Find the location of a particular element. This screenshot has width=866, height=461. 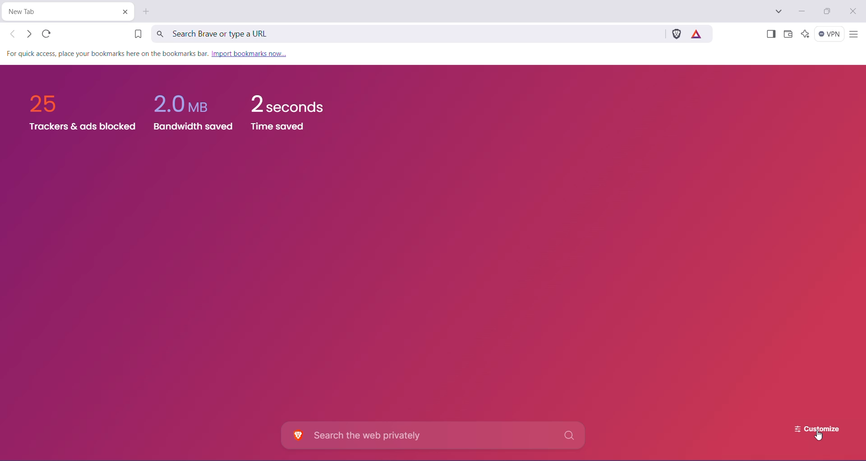

2.0 bandwidth saved is located at coordinates (195, 108).